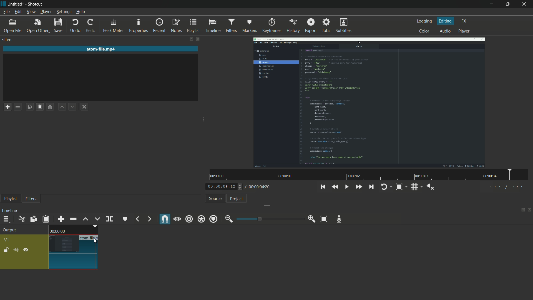 The width and height of the screenshot is (533, 300). I want to click on zoom timeline to fit, so click(324, 219).